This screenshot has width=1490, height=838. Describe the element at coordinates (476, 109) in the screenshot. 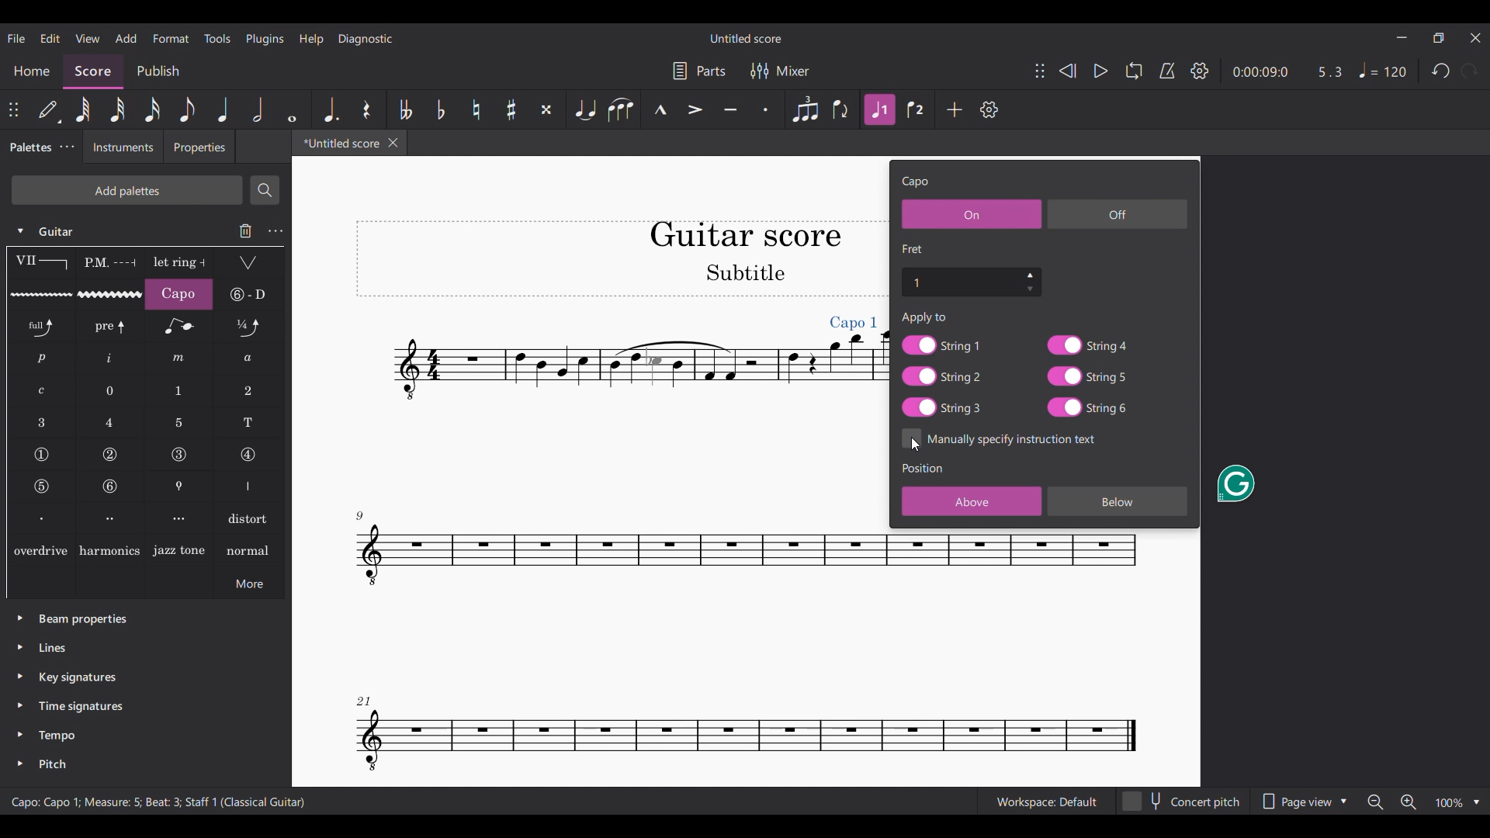

I see `Toggle natural` at that location.